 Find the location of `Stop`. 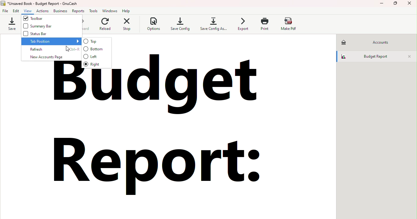

Stop is located at coordinates (126, 25).